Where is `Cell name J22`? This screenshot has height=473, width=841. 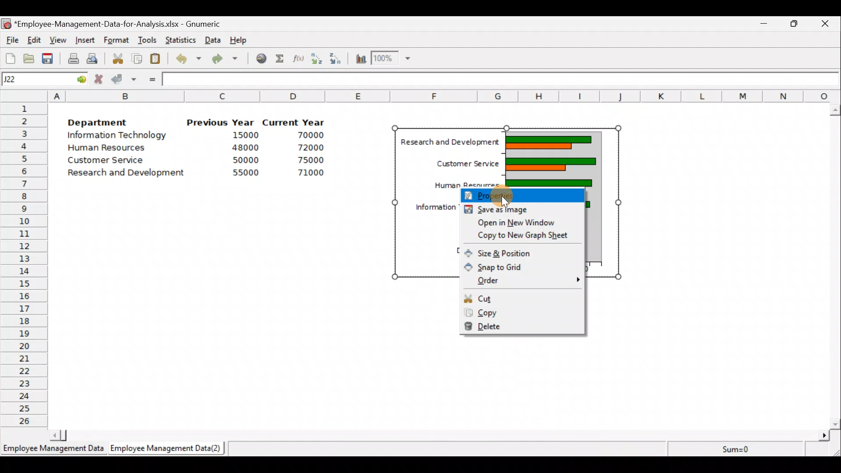
Cell name J22 is located at coordinates (34, 79).